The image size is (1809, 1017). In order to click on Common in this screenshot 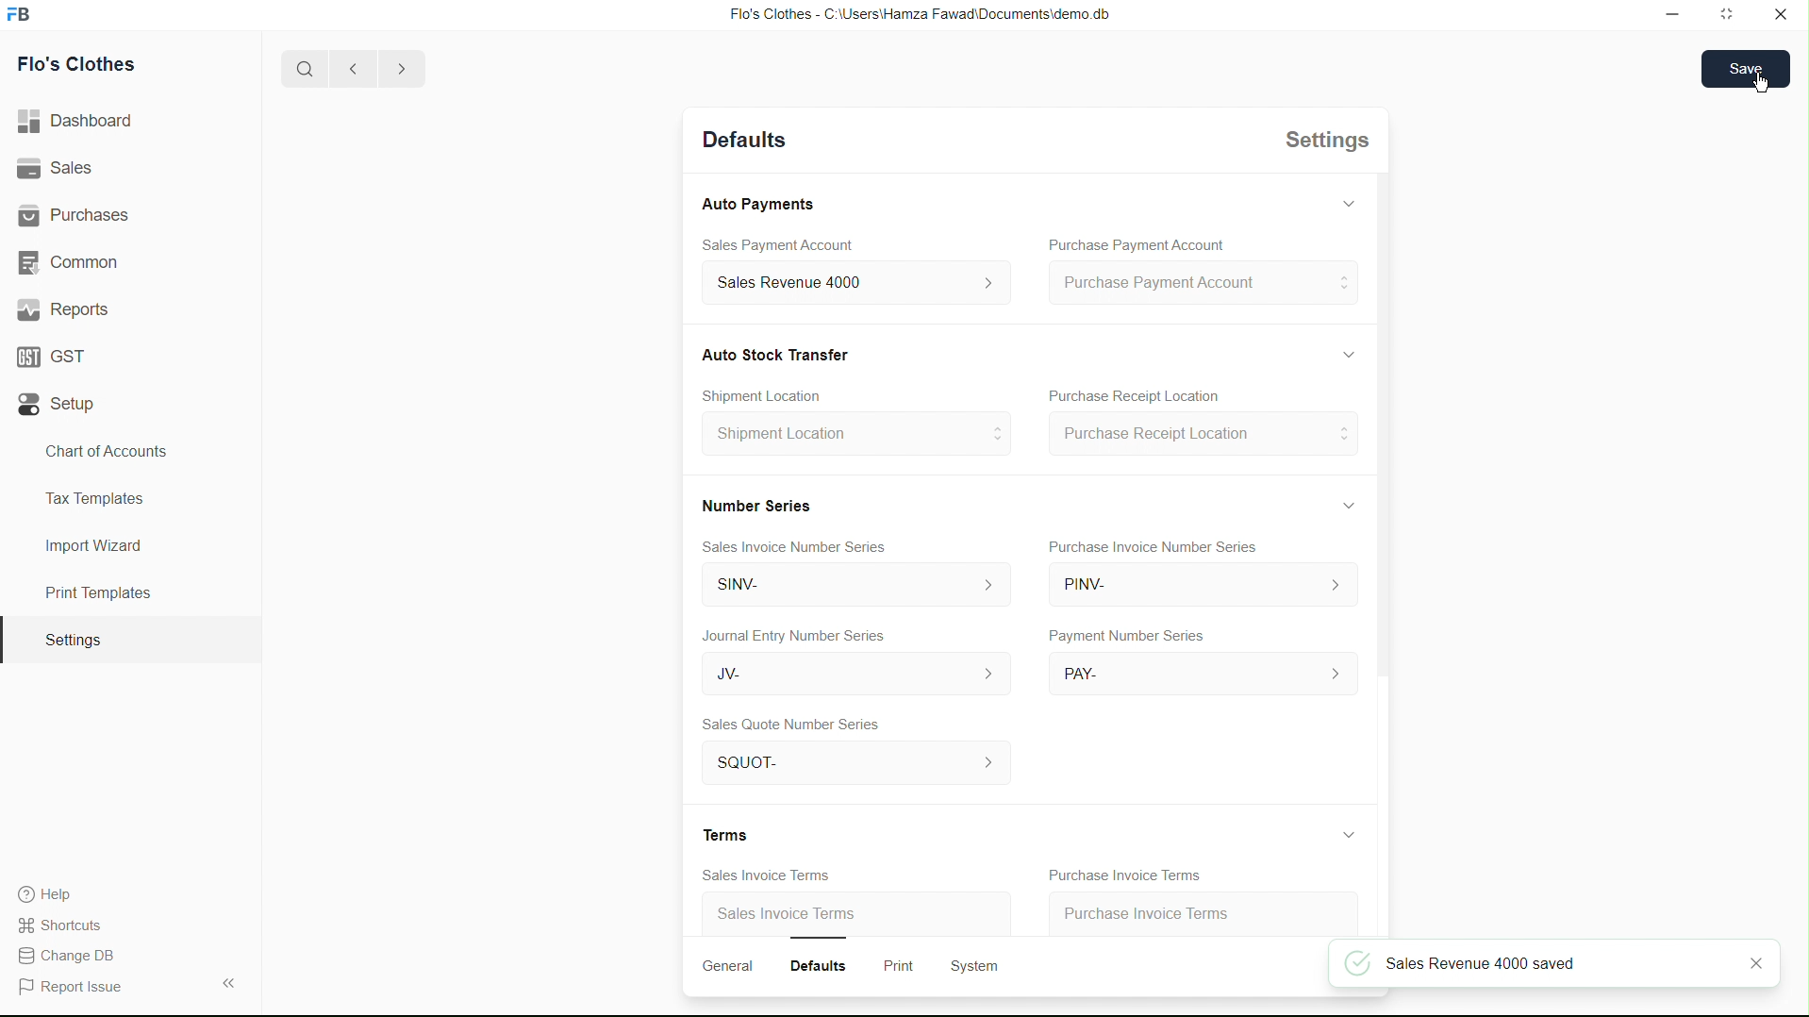, I will do `click(73, 260)`.